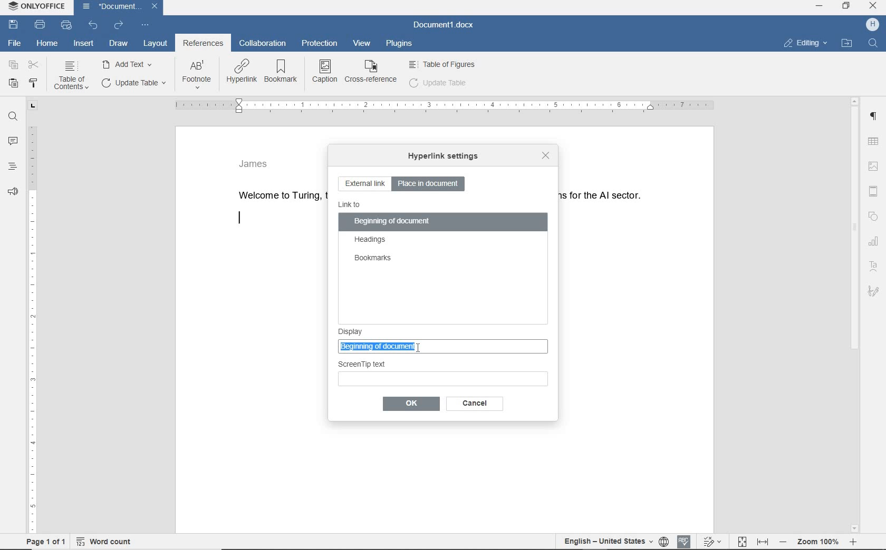 The image size is (886, 550). What do you see at coordinates (856, 543) in the screenshot?
I see `zoom in` at bounding box center [856, 543].